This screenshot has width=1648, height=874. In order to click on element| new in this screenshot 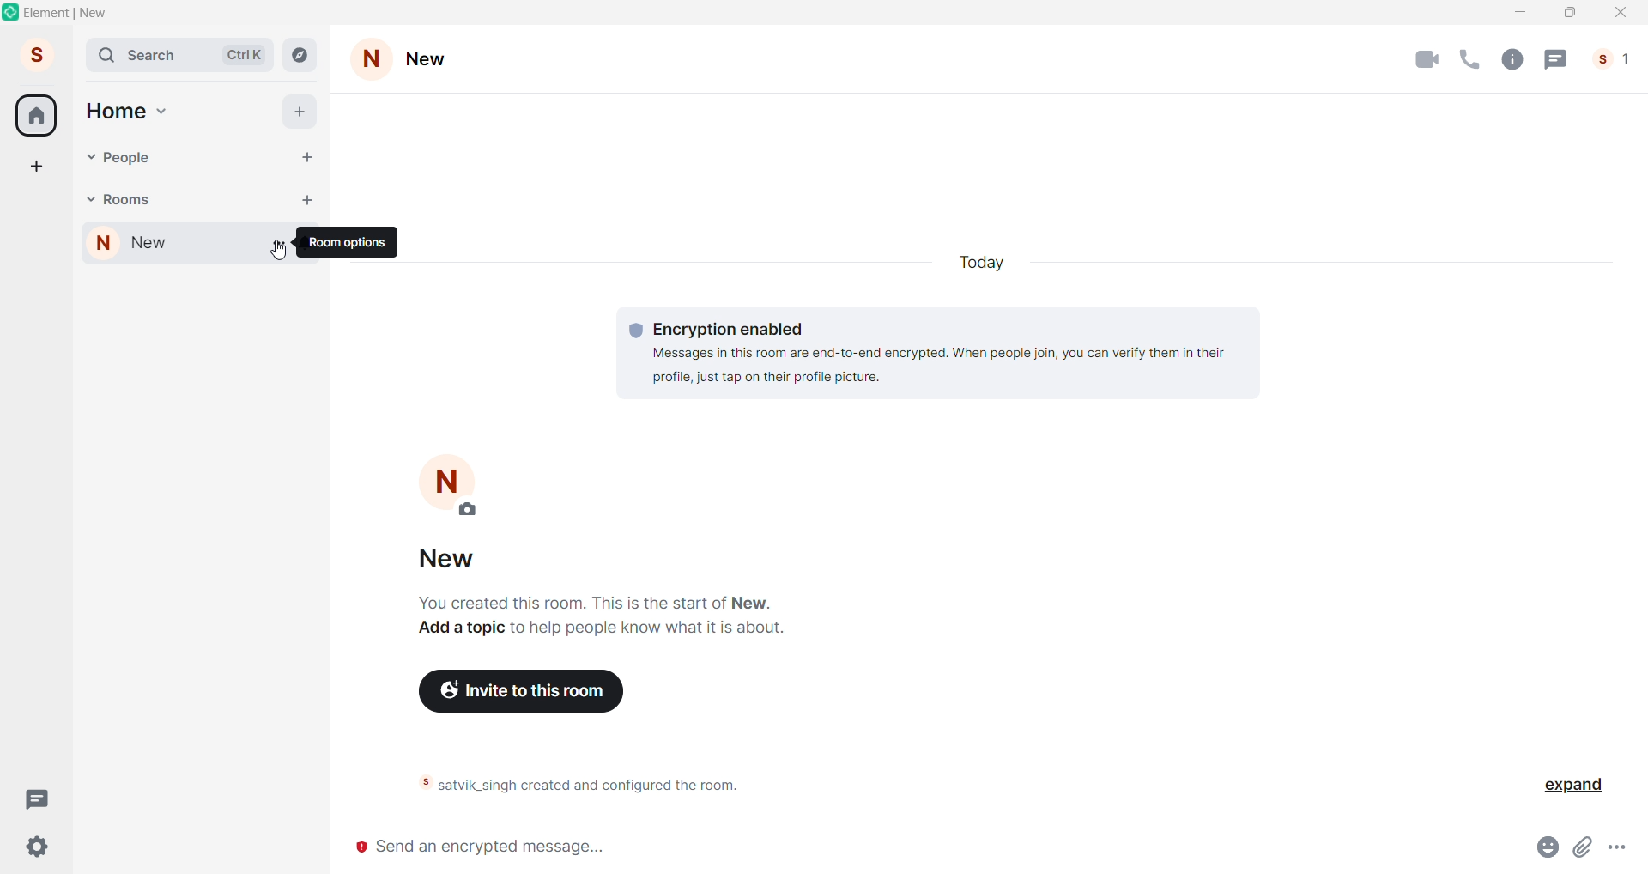, I will do `click(82, 15)`.